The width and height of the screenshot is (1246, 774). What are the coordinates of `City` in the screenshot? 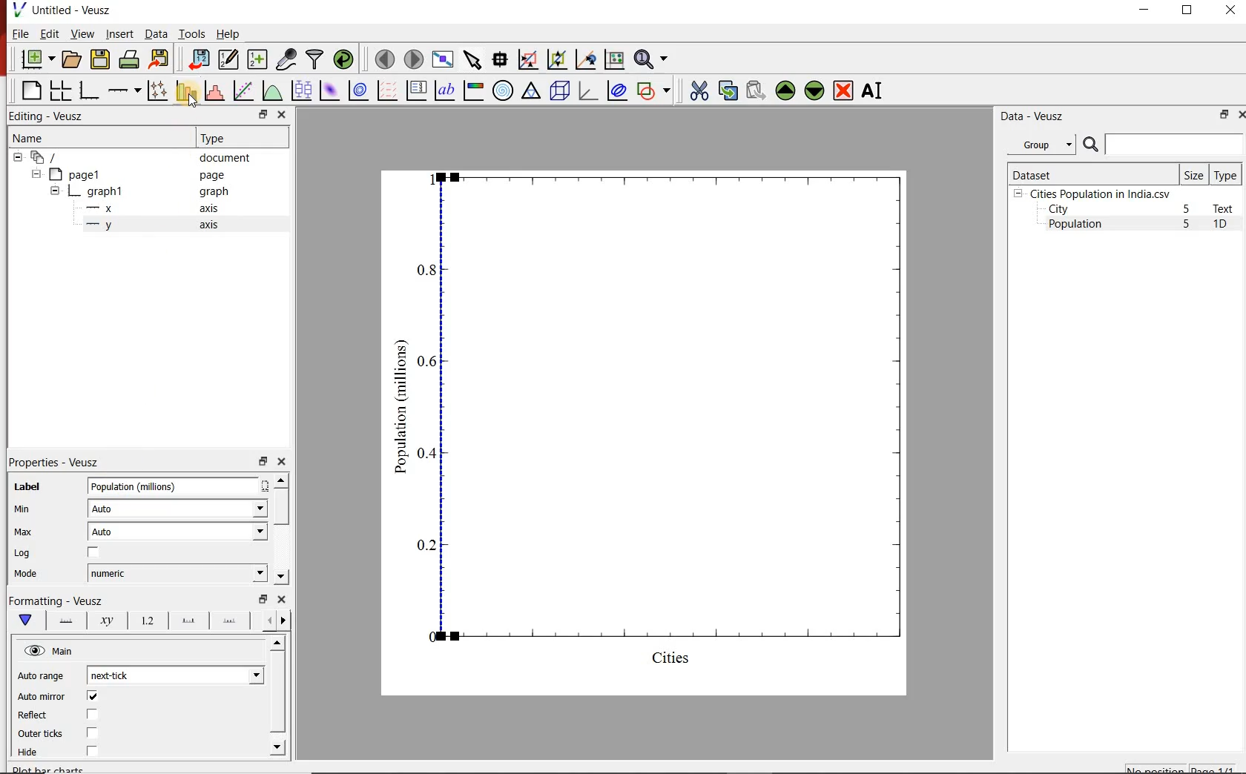 It's located at (1058, 209).